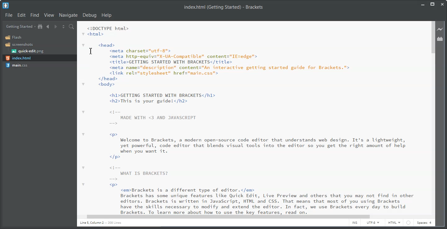 The image size is (447, 229). Describe the element at coordinates (56, 27) in the screenshot. I see `Navigate Forward` at that location.